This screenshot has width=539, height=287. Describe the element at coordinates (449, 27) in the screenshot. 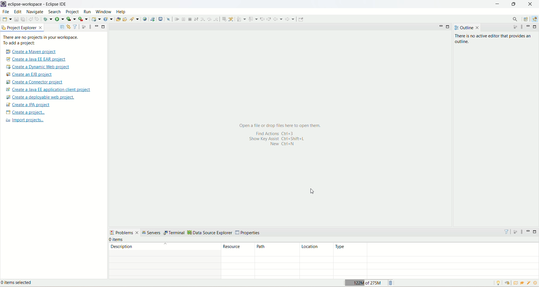

I see `maximize` at that location.